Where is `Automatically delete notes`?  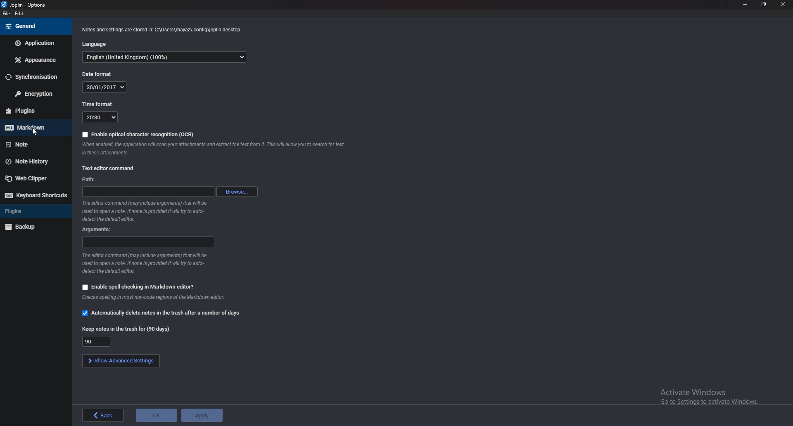
Automatically delete notes is located at coordinates (161, 313).